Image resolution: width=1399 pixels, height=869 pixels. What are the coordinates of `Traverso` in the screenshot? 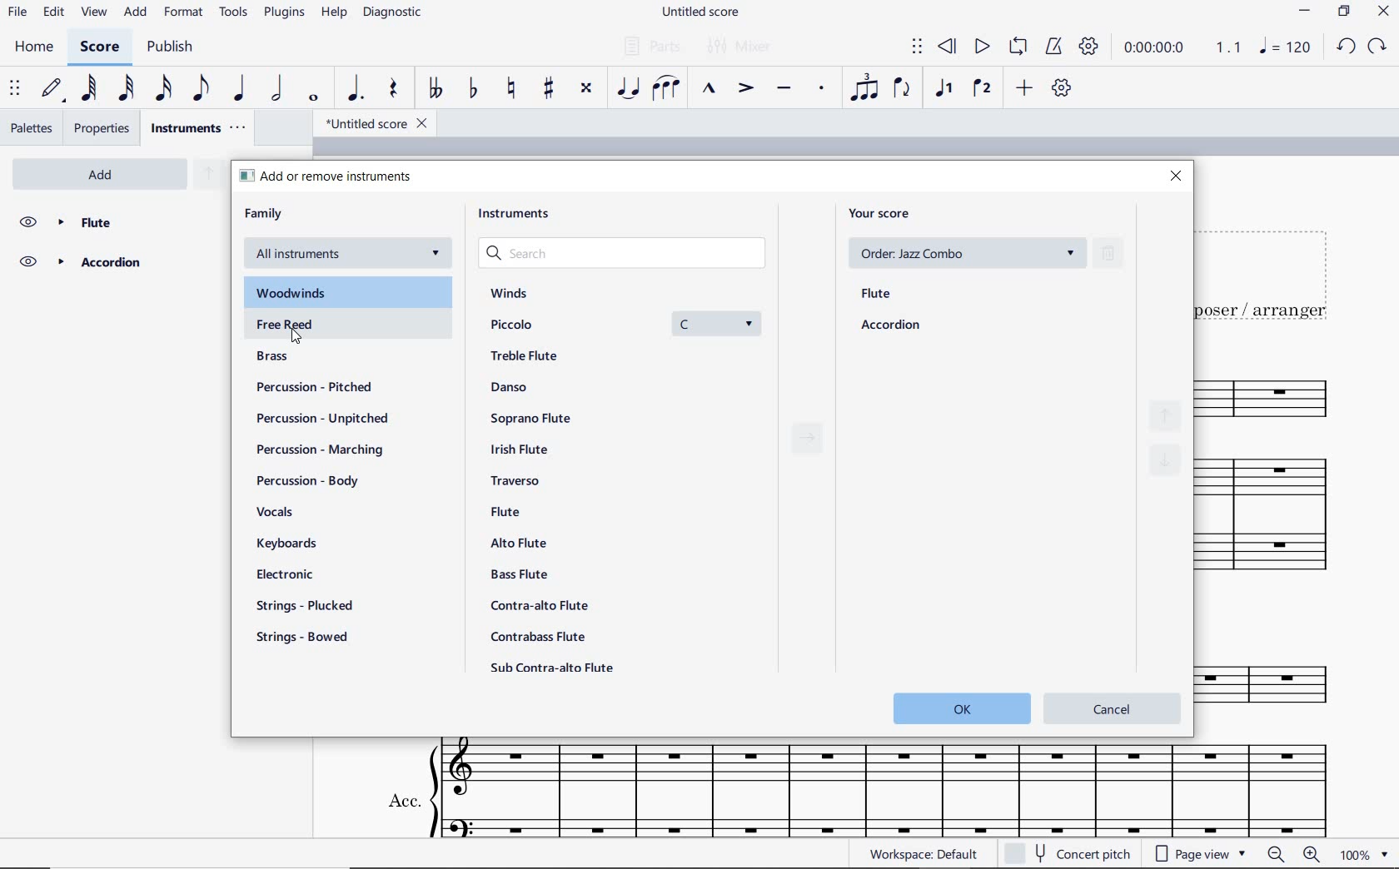 It's located at (518, 479).